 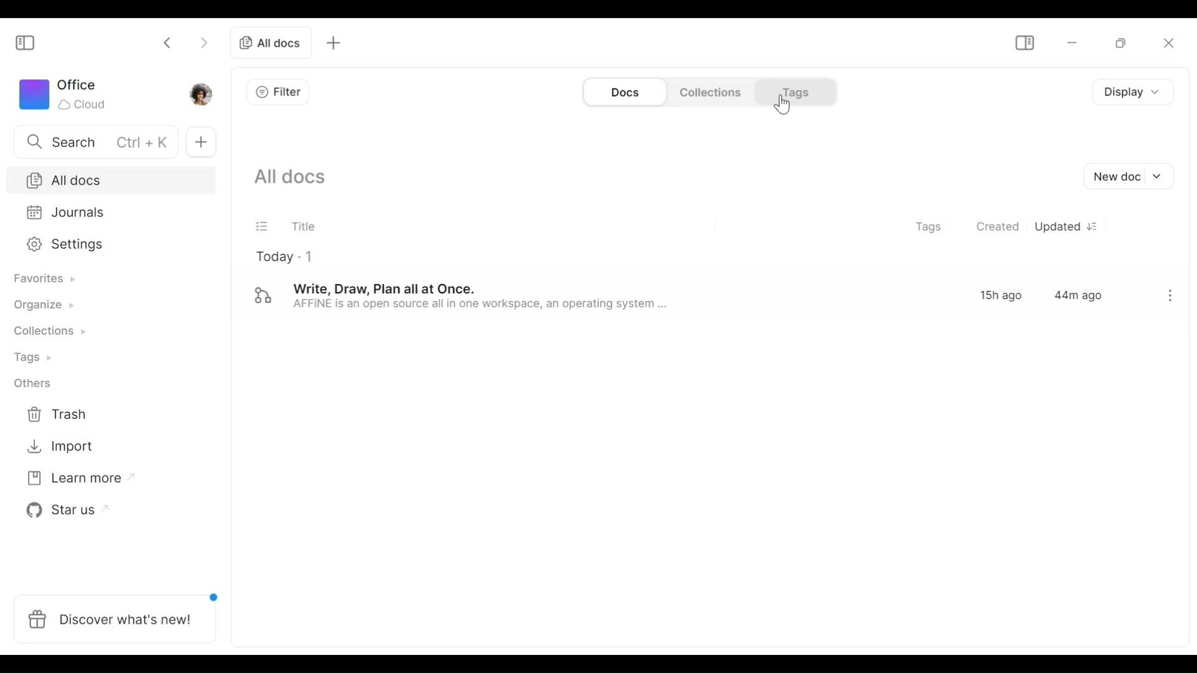 I want to click on Cursor, so click(x=784, y=110).